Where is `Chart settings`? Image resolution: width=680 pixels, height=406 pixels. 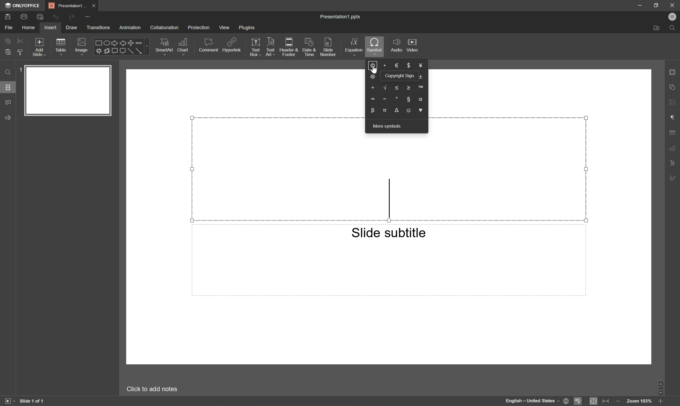
Chart settings is located at coordinates (673, 149).